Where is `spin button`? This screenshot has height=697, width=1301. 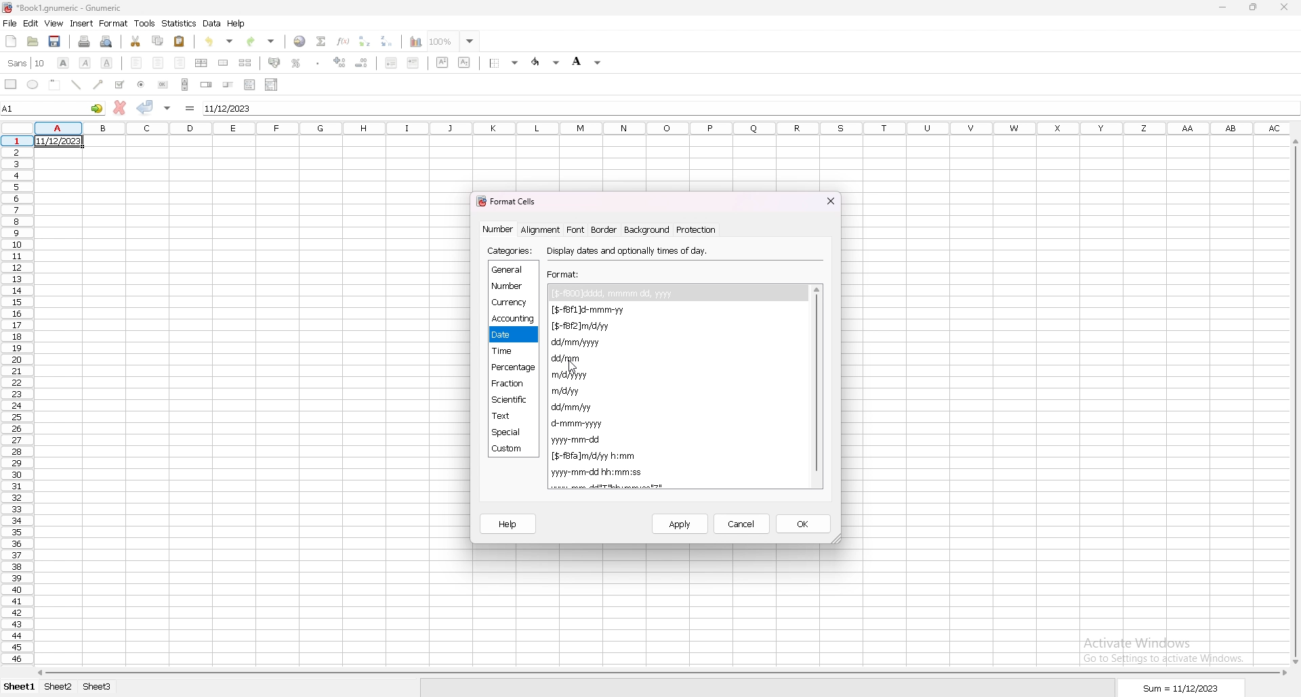 spin button is located at coordinates (207, 85).